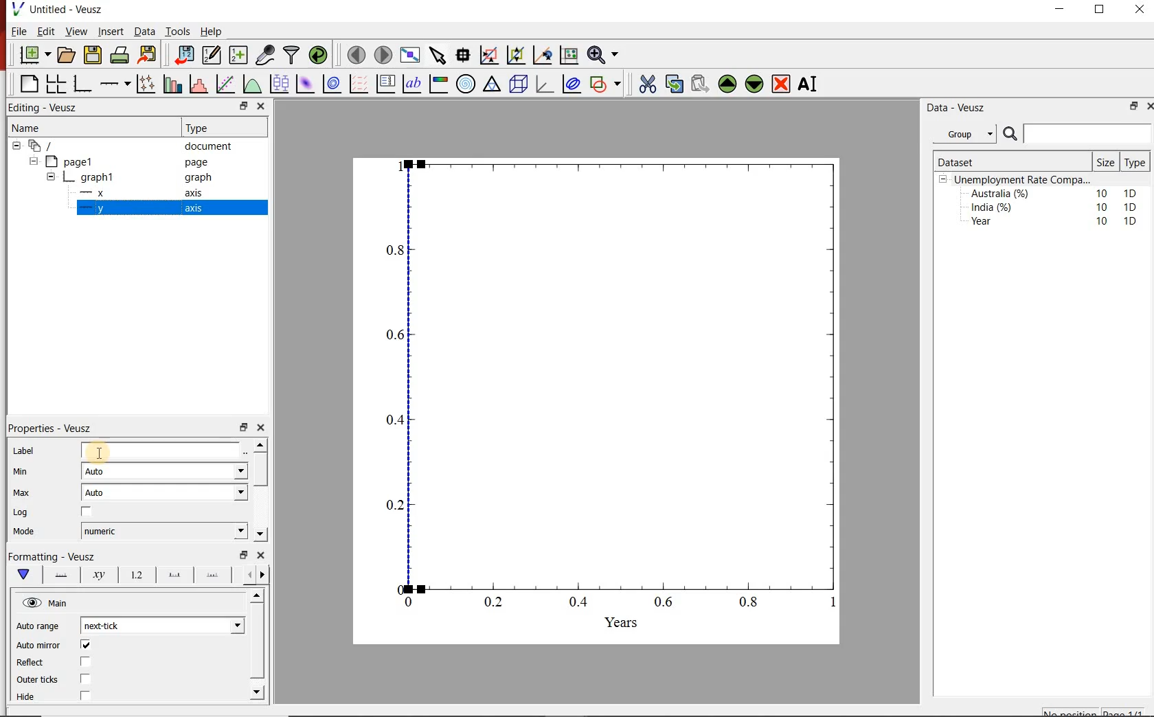 The height and width of the screenshot is (717, 1154). Describe the element at coordinates (305, 84) in the screenshot. I see `plot 2d datasets as image` at that location.